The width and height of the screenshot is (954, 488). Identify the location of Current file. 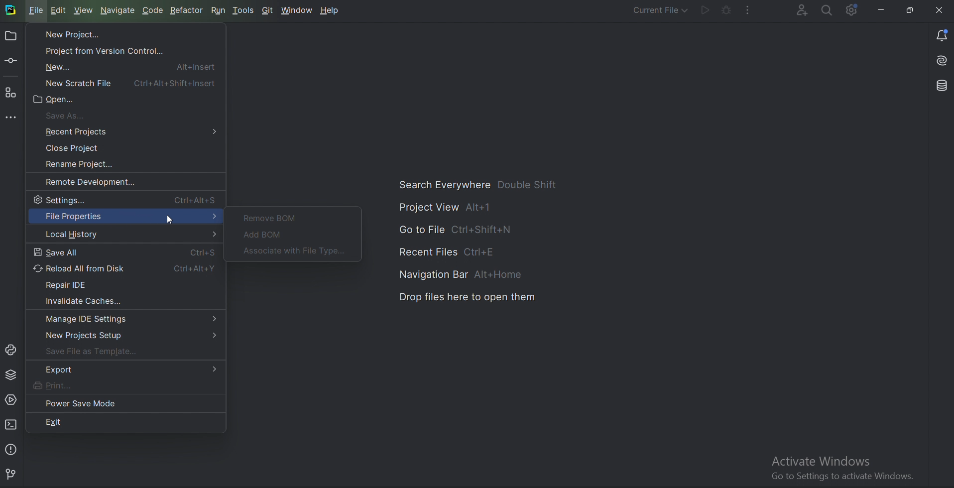
(660, 9).